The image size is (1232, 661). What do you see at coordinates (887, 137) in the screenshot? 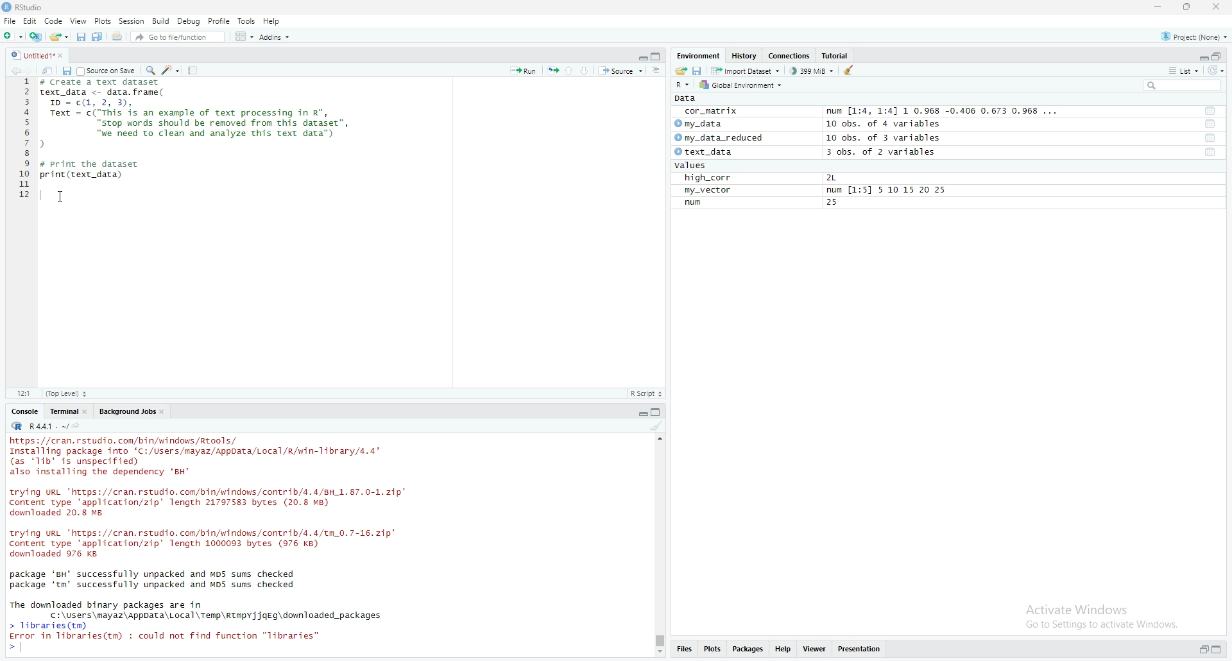
I see `10 obs. of 3 variables` at bounding box center [887, 137].